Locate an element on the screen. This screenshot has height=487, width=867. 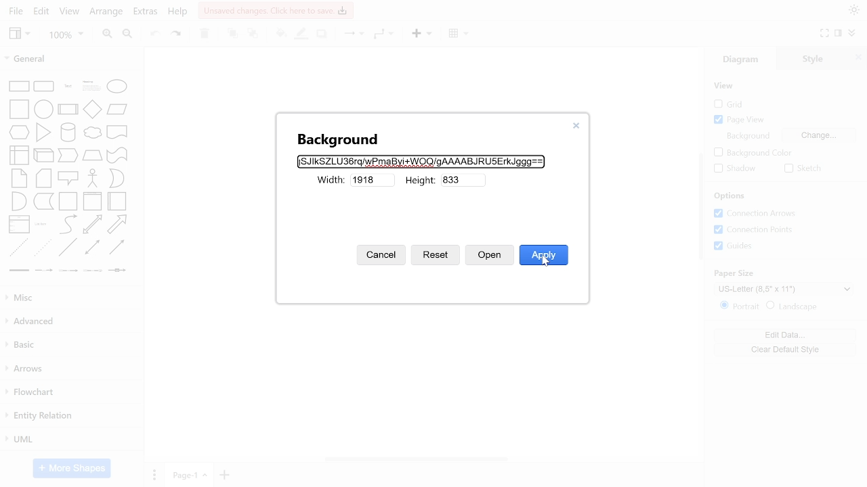
general is located at coordinates (66, 60).